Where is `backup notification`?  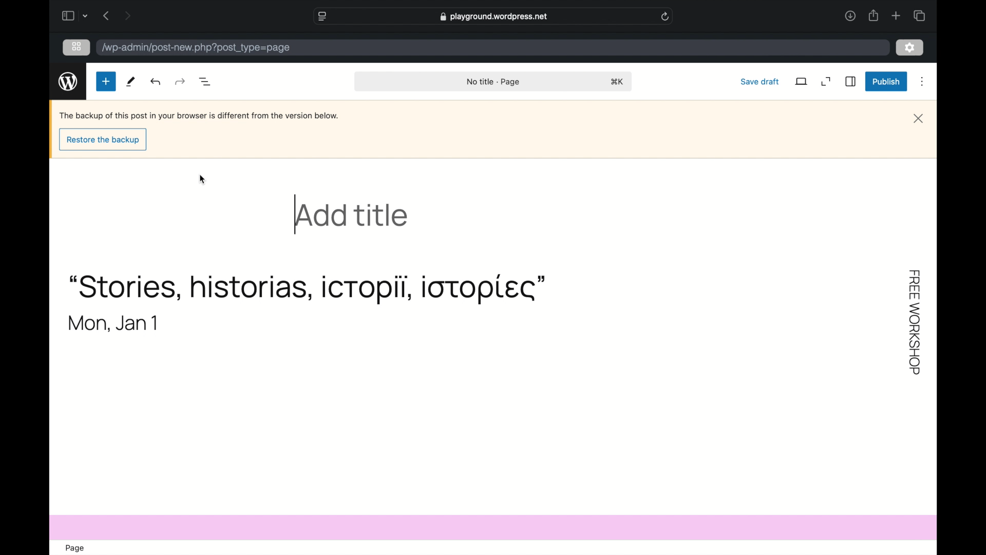
backup notification is located at coordinates (199, 116).